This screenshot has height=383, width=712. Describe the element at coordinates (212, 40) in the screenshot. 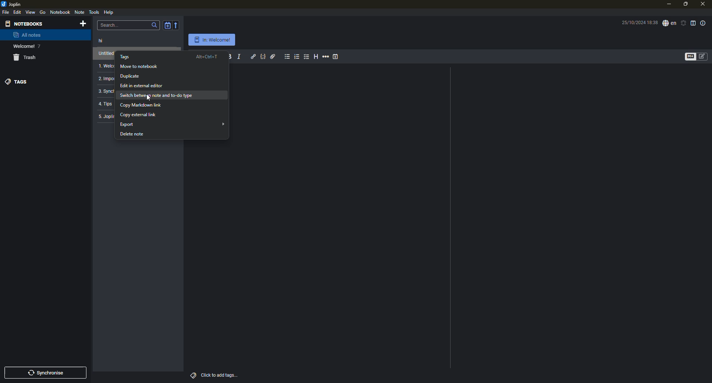

I see `In: Welcome!` at that location.